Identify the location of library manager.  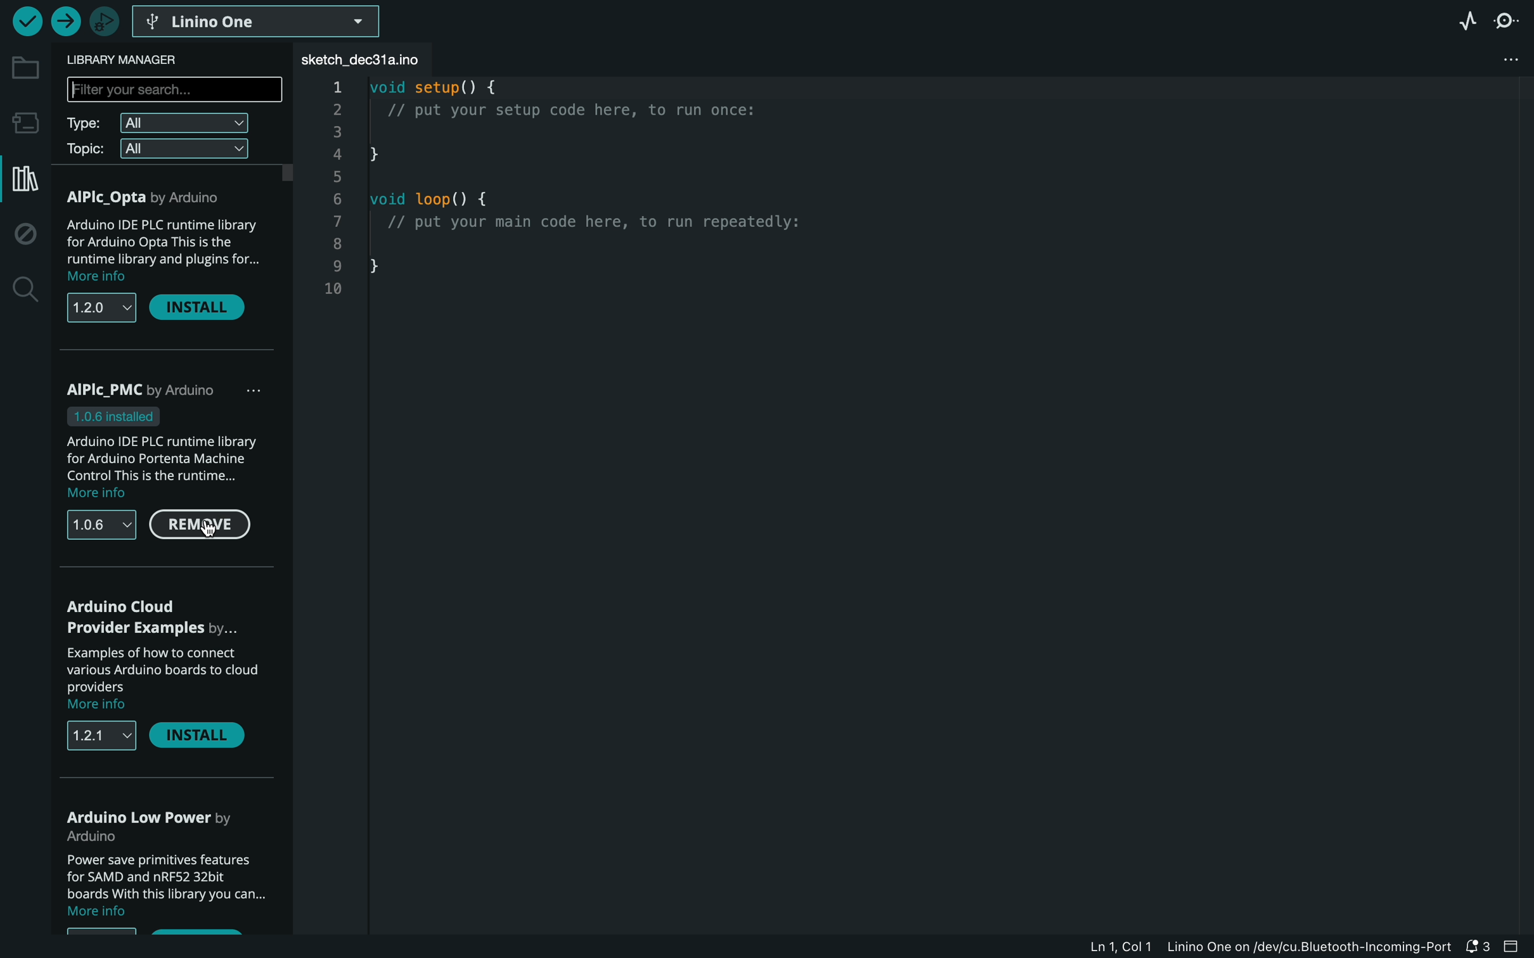
(136, 60).